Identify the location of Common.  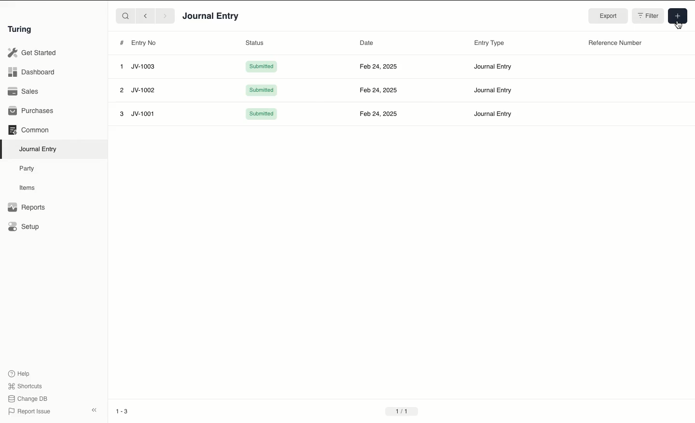
(29, 130).